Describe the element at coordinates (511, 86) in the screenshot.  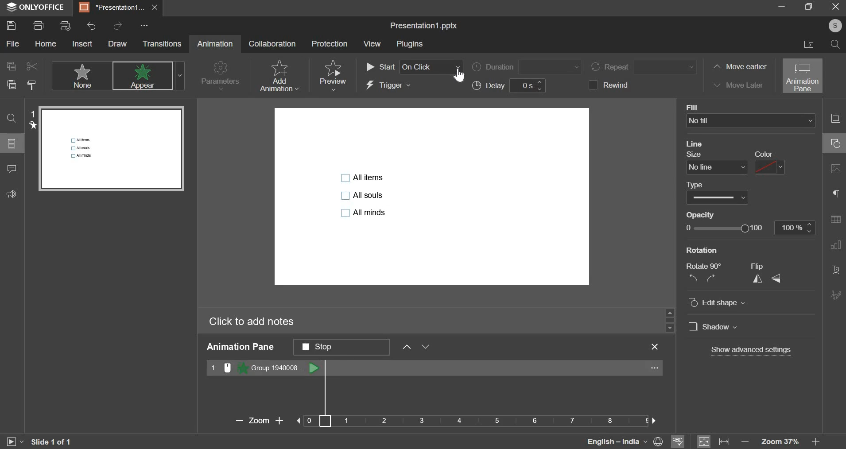
I see `delay` at that location.